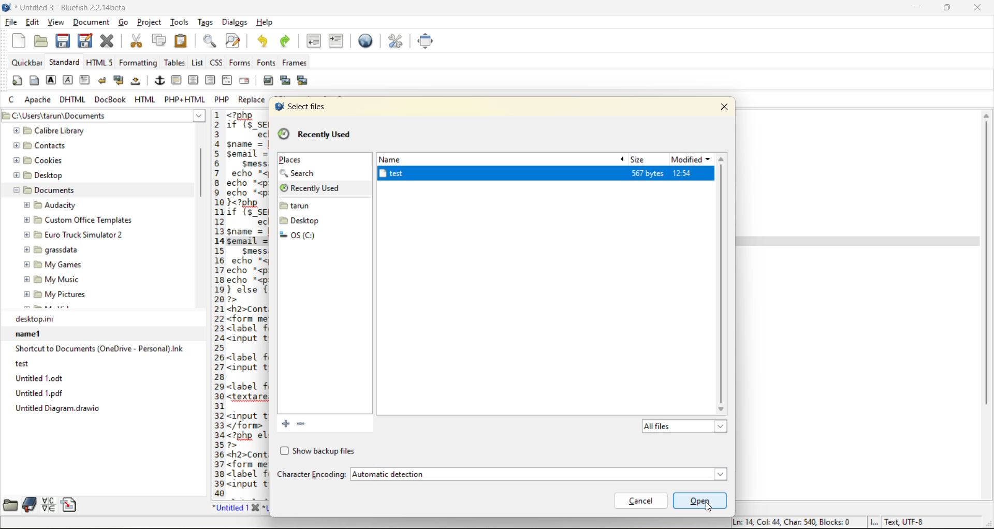  Describe the element at coordinates (224, 99) in the screenshot. I see `php` at that location.